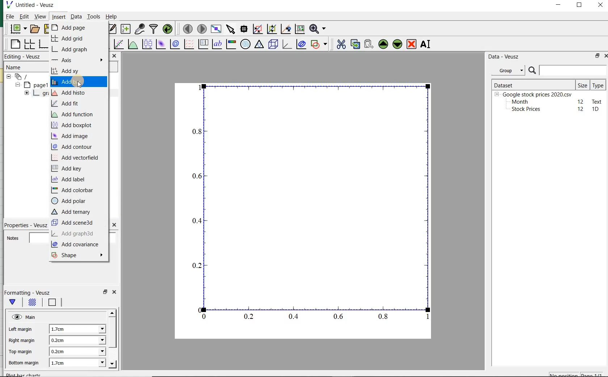  What do you see at coordinates (319, 29) in the screenshot?
I see `zoom function menus` at bounding box center [319, 29].